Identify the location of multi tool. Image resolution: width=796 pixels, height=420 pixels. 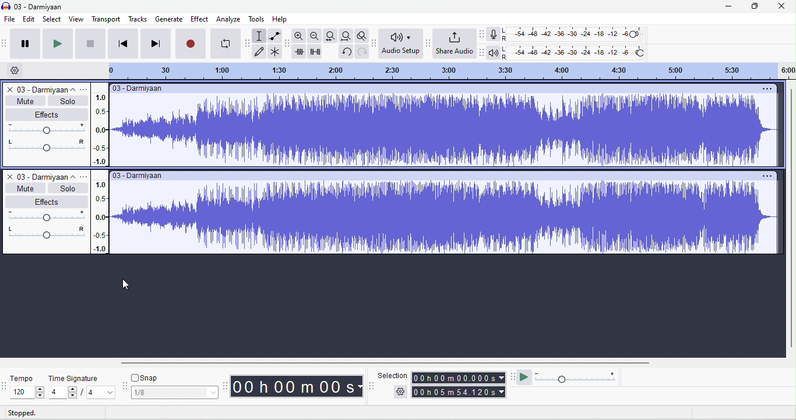
(274, 52).